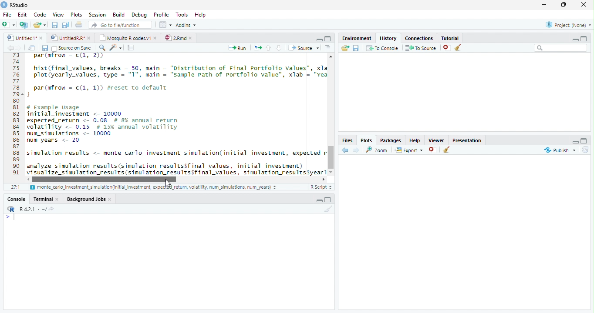 The width and height of the screenshot is (594, 313). Describe the element at coordinates (348, 140) in the screenshot. I see `Files` at that location.